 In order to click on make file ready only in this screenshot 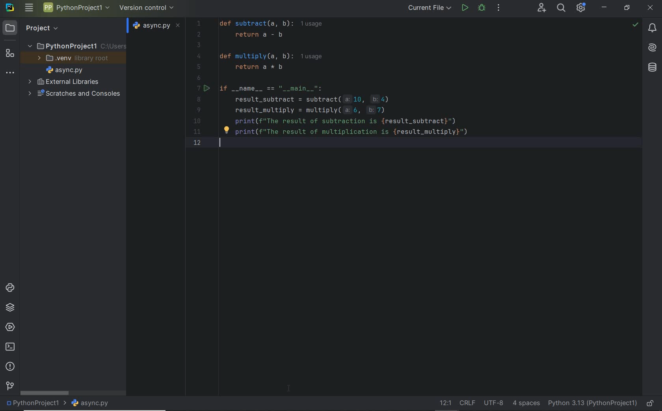, I will do `click(651, 404)`.